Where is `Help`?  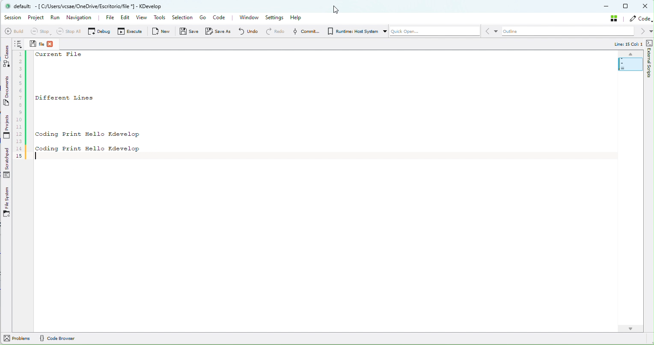
Help is located at coordinates (299, 17).